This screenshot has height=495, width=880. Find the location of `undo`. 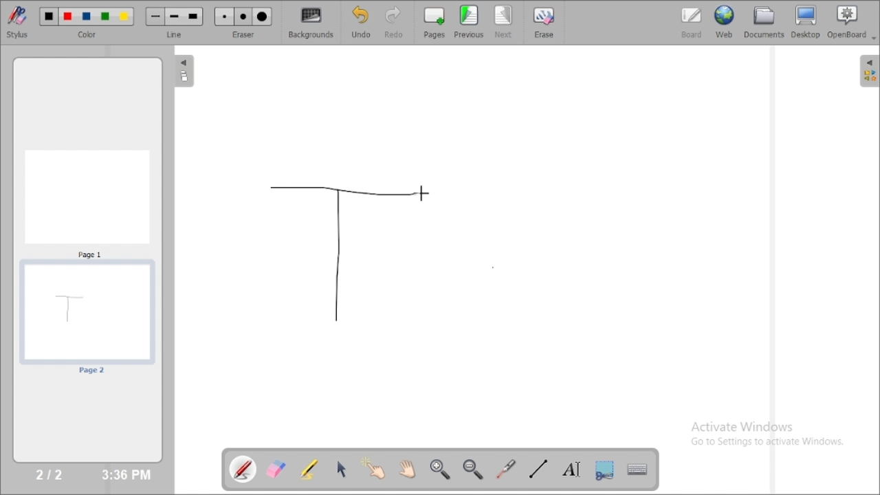

undo is located at coordinates (360, 22).